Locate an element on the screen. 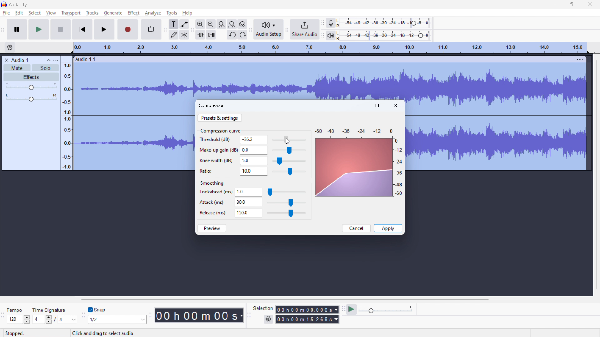 This screenshot has height=337, width=600. view menu is located at coordinates (56, 60).